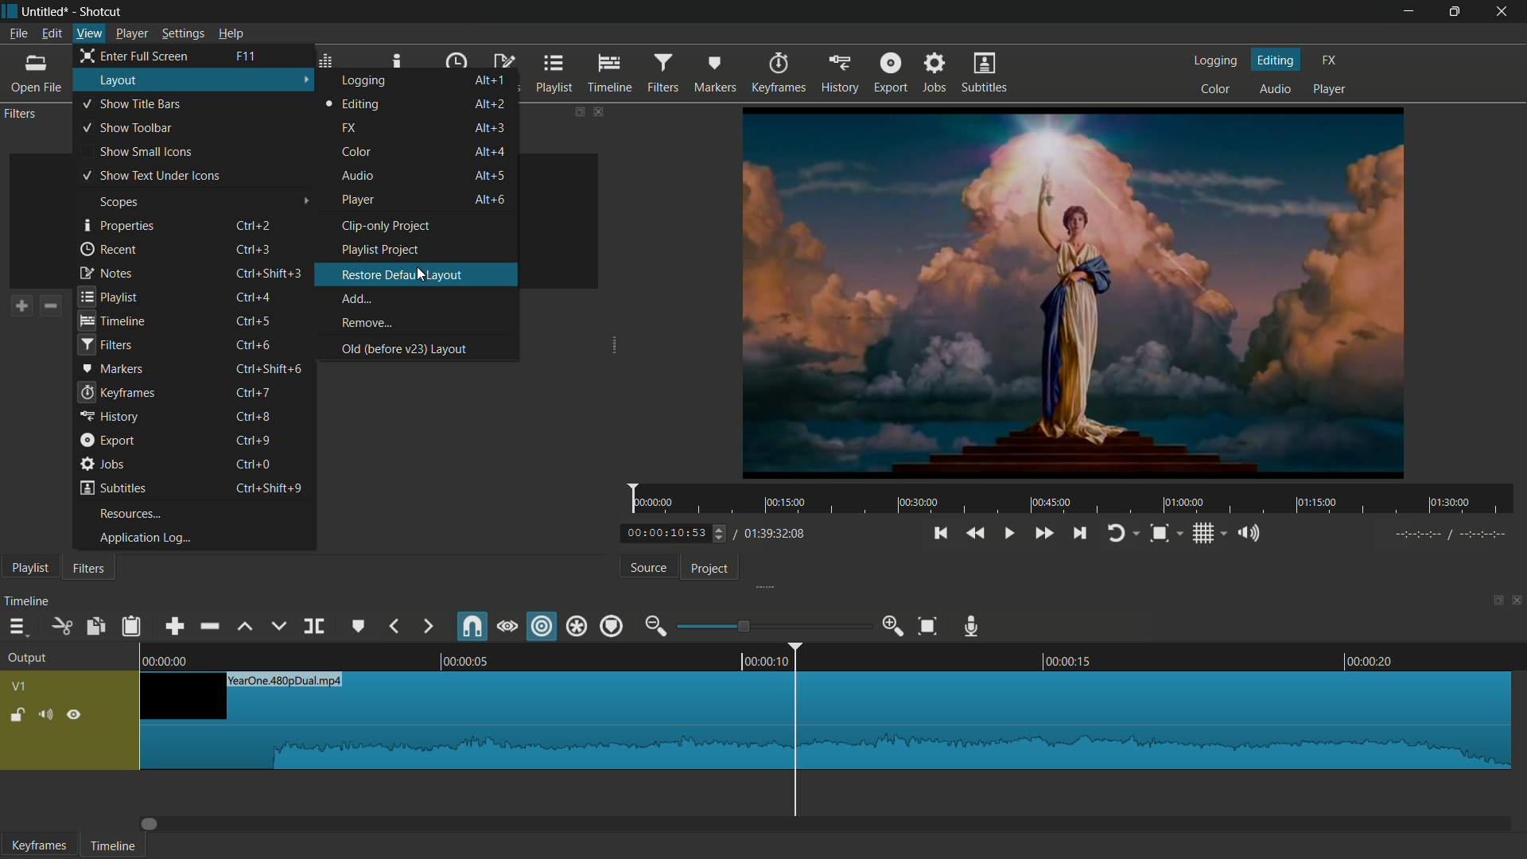 Image resolution: width=1527 pixels, height=859 pixels. What do you see at coordinates (890, 74) in the screenshot?
I see `export` at bounding box center [890, 74].